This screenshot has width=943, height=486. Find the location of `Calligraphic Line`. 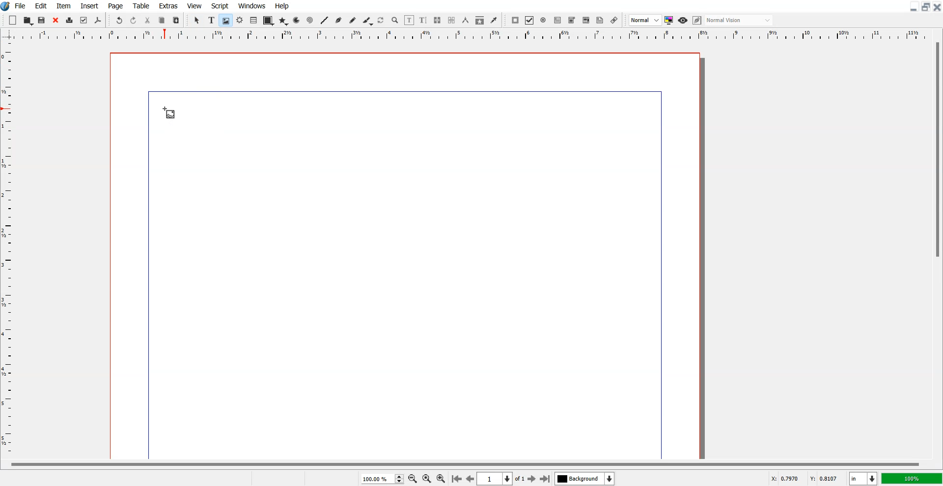

Calligraphic Line is located at coordinates (367, 21).